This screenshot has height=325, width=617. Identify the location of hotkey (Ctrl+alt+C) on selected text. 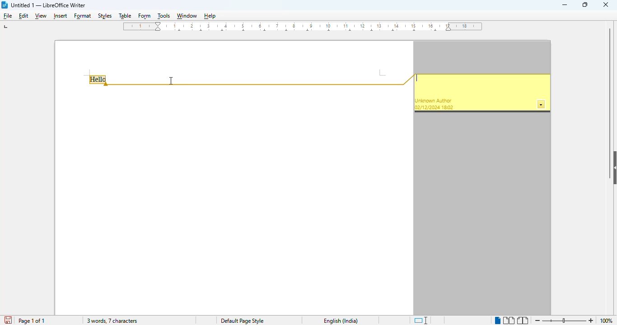
(99, 80).